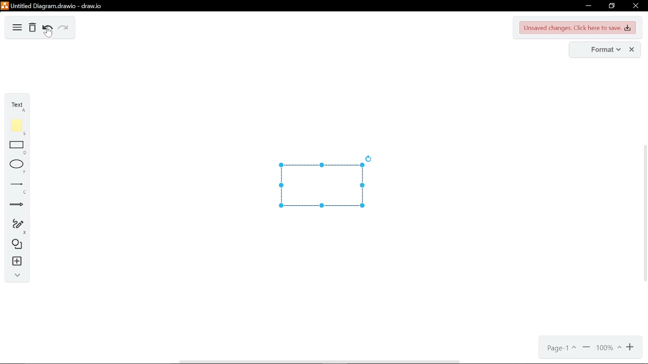  What do you see at coordinates (17, 27) in the screenshot?
I see `diagram` at bounding box center [17, 27].